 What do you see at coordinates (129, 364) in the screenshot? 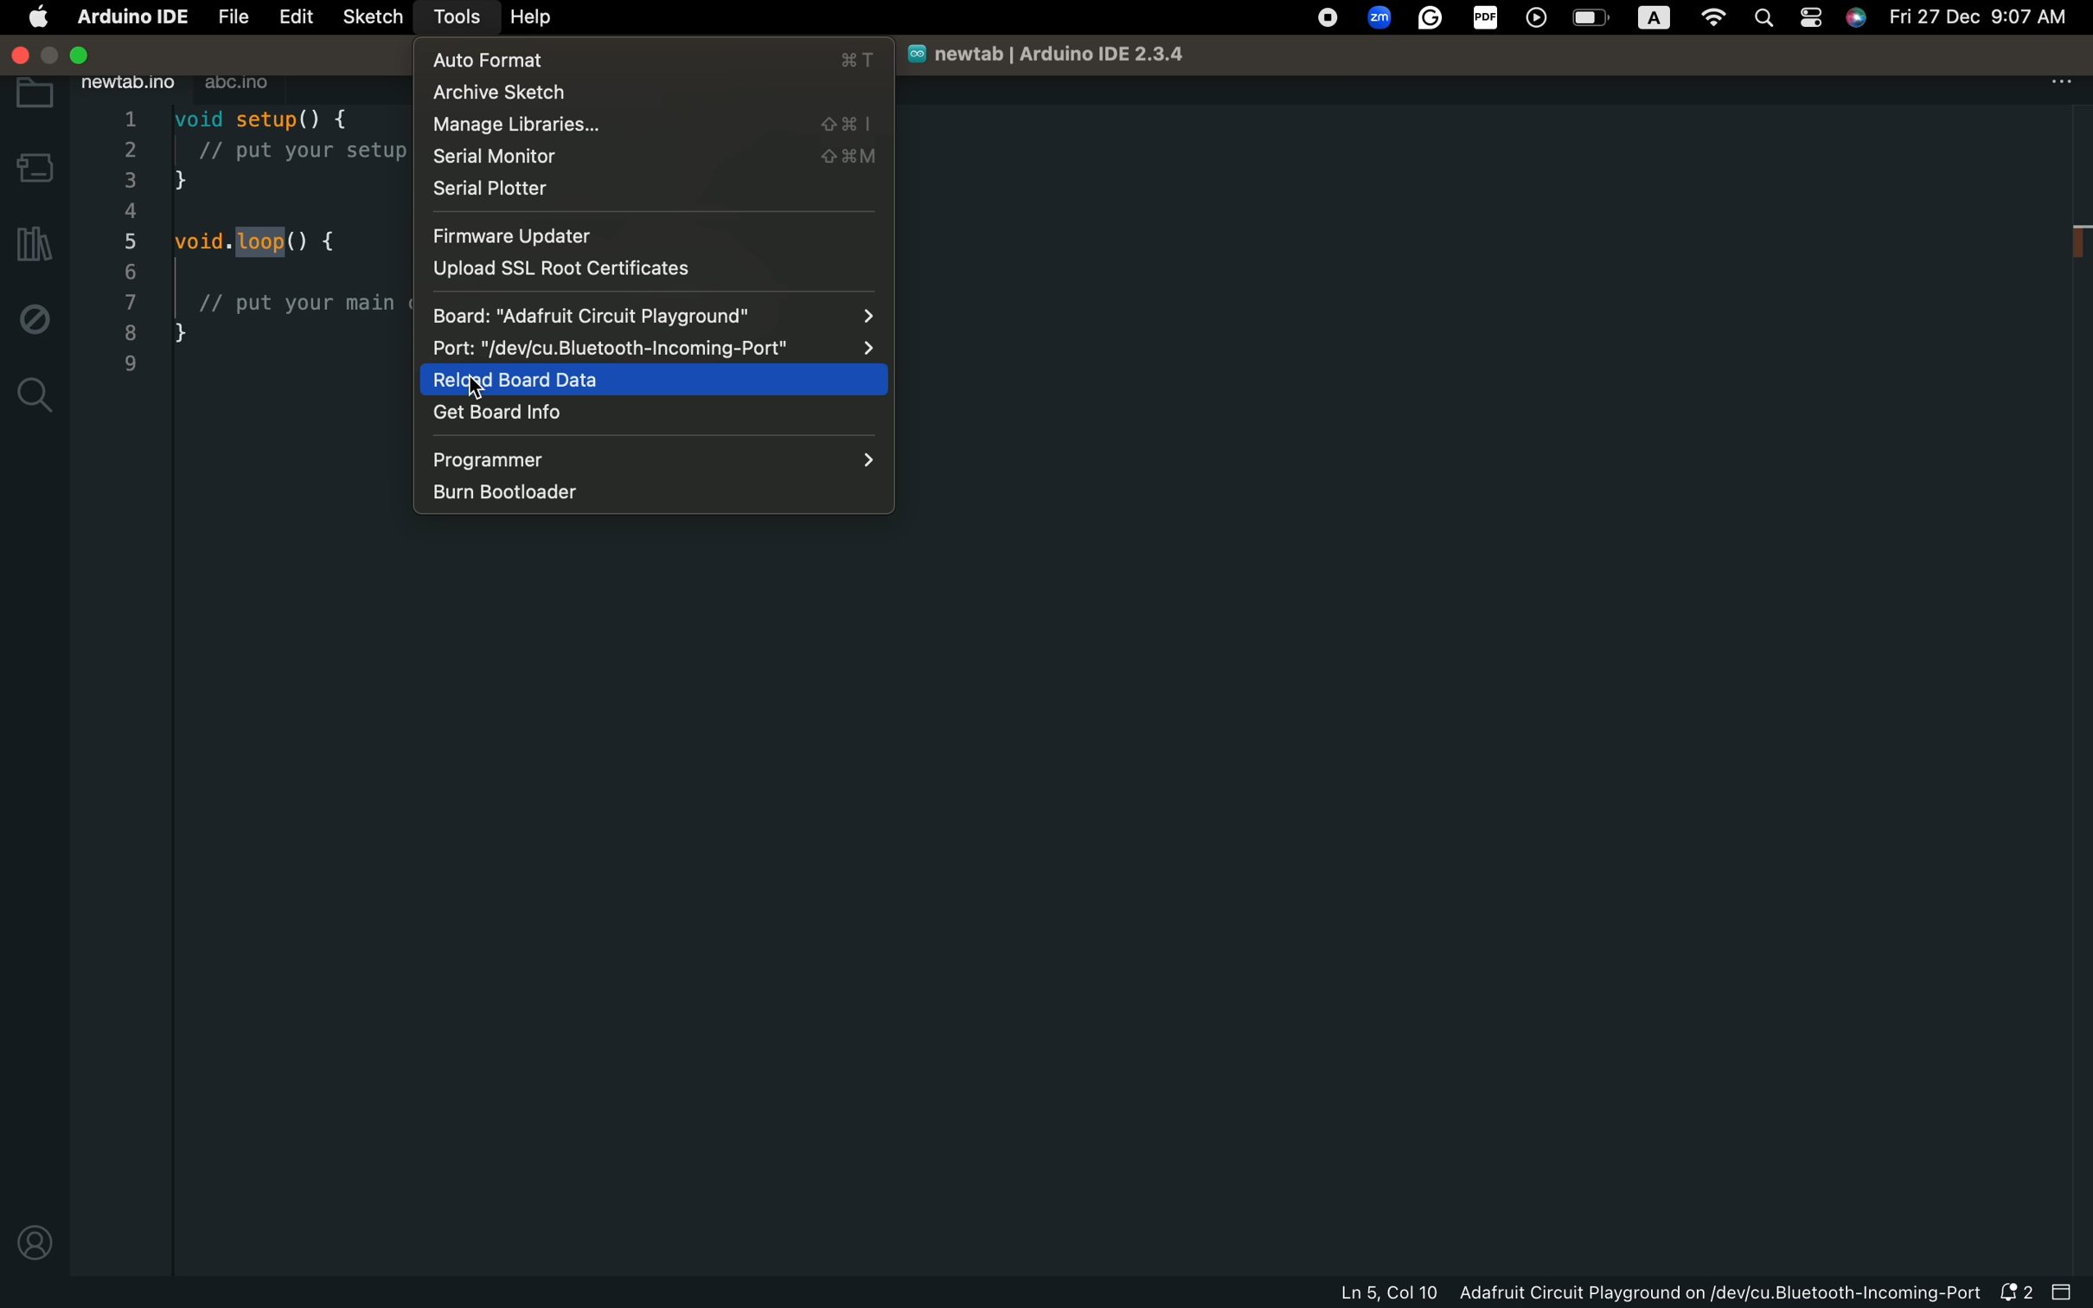
I see `9` at bounding box center [129, 364].